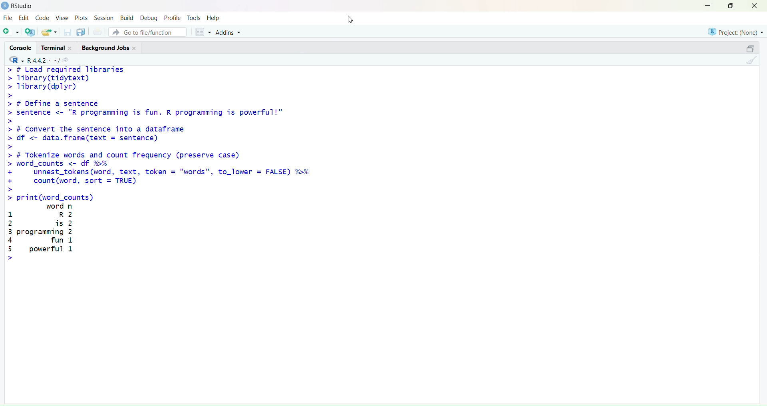 This screenshot has height=406, width=767. What do you see at coordinates (149, 18) in the screenshot?
I see `debug` at bounding box center [149, 18].